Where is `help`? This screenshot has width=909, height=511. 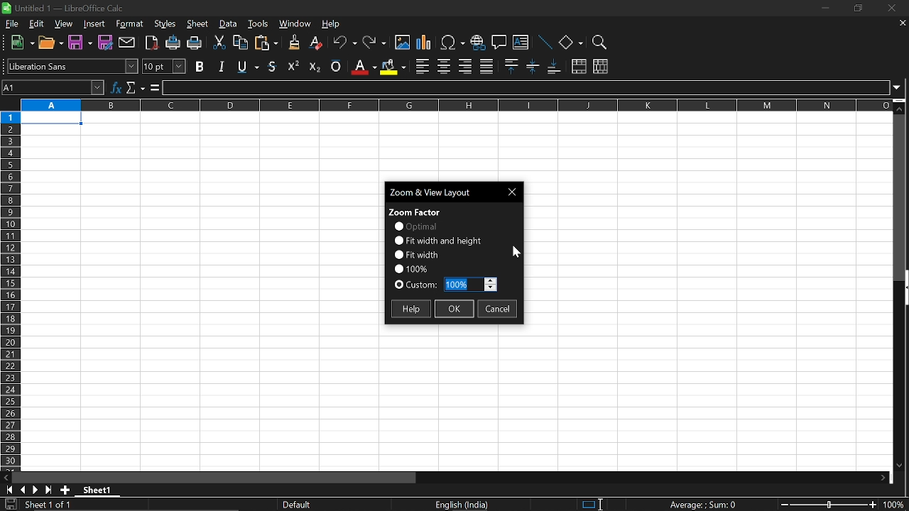
help is located at coordinates (332, 26).